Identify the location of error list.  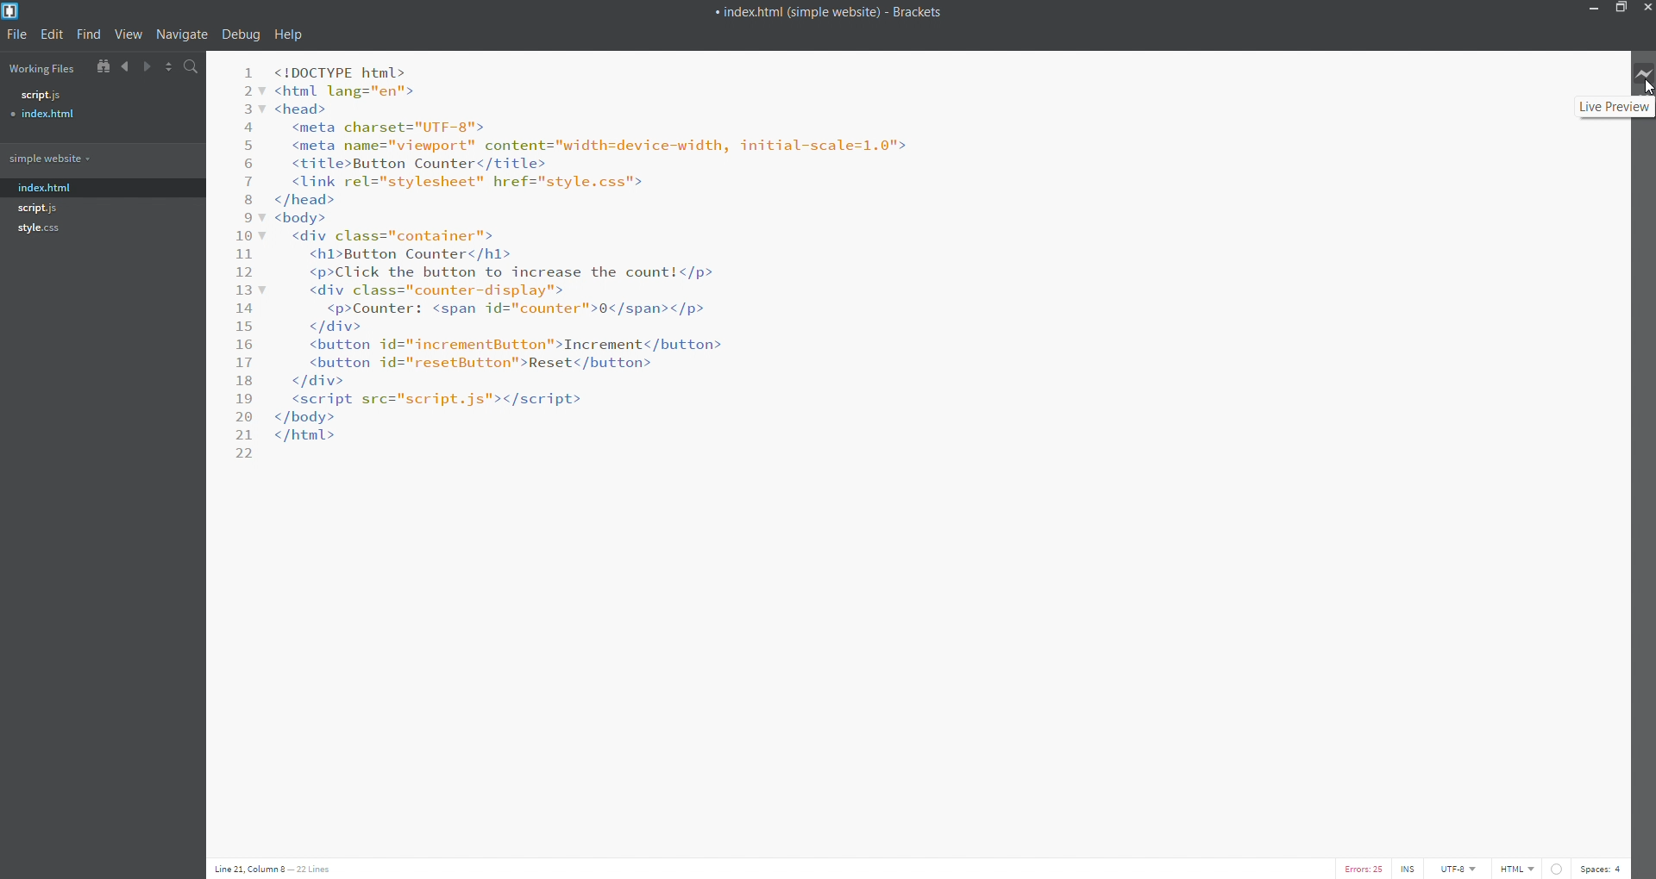
(1362, 869).